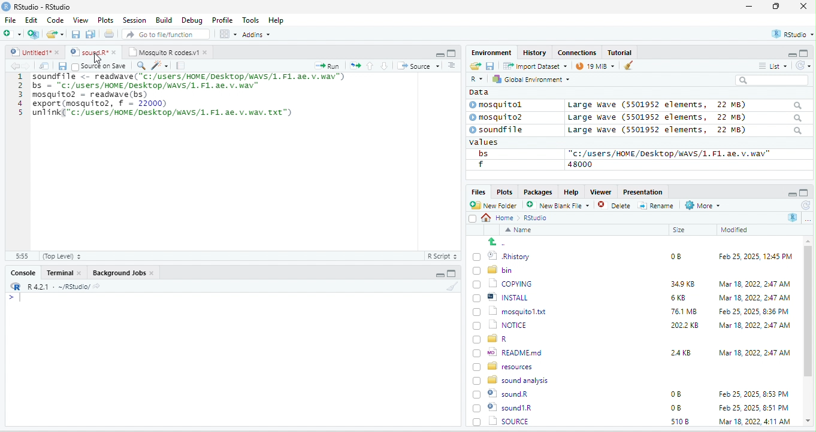 This screenshot has height=432, width=816. Describe the element at coordinates (502, 255) in the screenshot. I see `© Rhistory` at that location.